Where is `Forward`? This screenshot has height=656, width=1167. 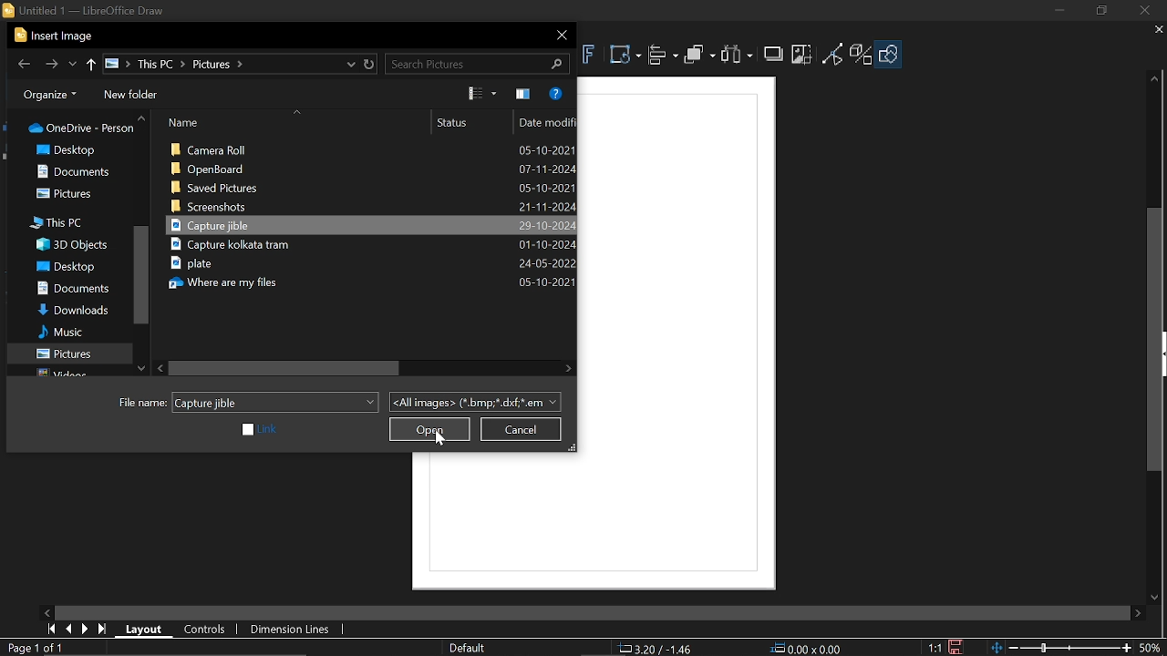 Forward is located at coordinates (51, 65).